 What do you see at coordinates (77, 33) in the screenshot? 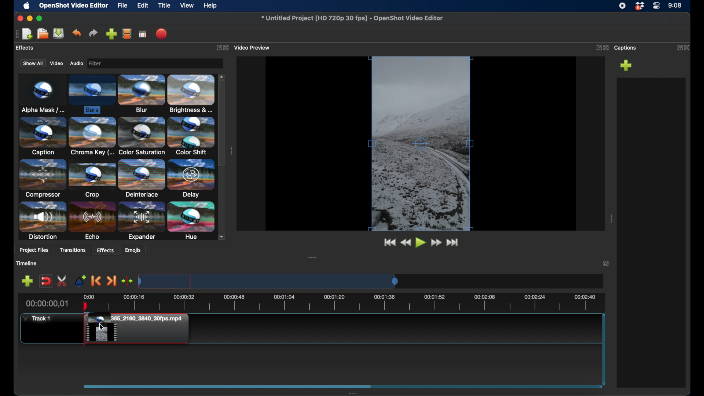
I see `undo` at bounding box center [77, 33].